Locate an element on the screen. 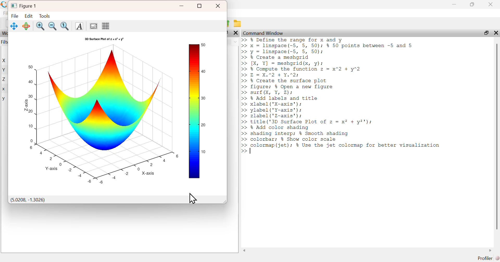 The height and width of the screenshot is (262, 500). Workspace is located at coordinates (4, 33).